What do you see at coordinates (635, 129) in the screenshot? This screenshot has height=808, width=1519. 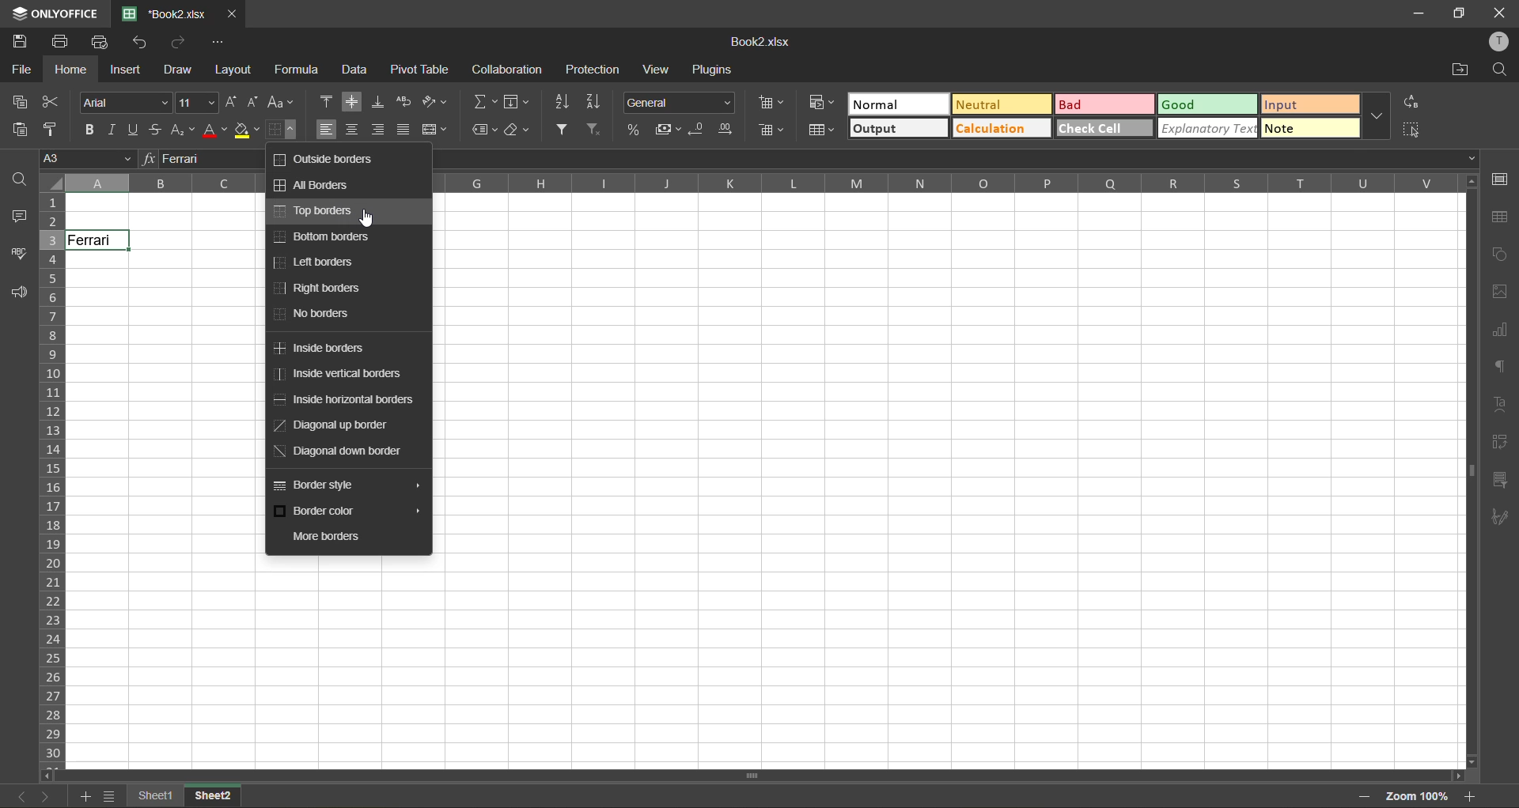 I see `percent` at bounding box center [635, 129].